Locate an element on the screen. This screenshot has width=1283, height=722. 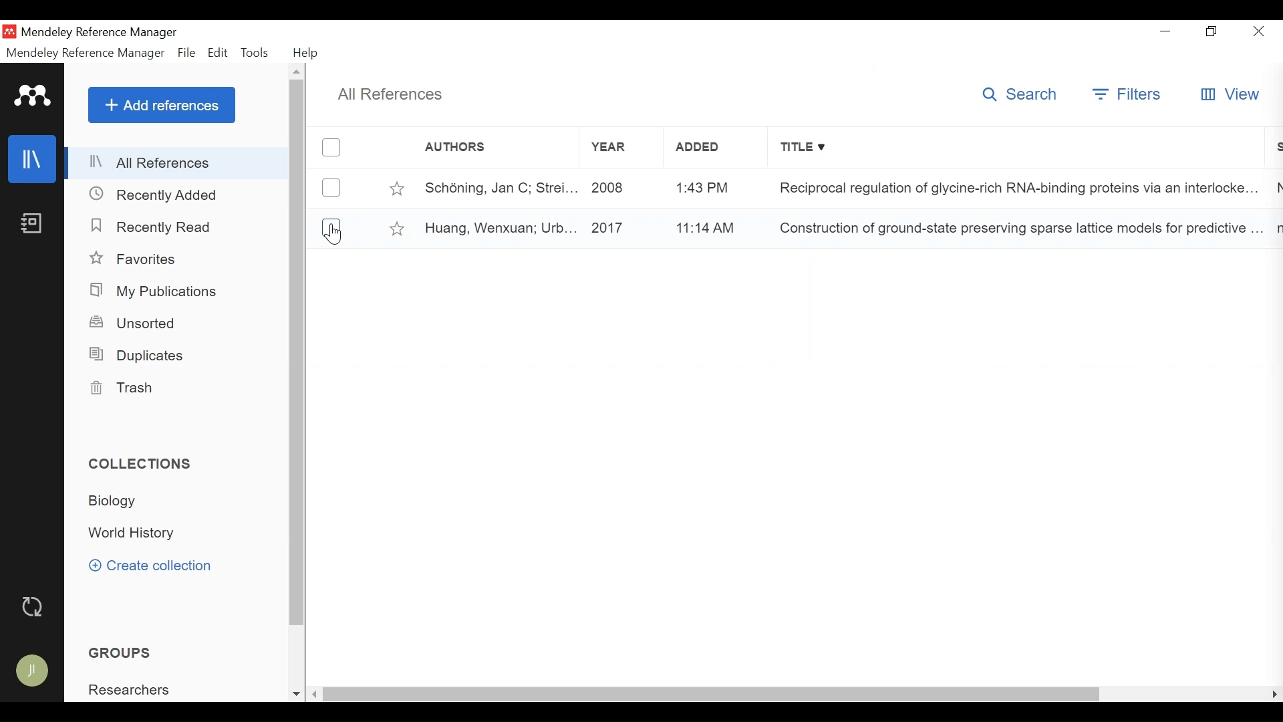
(un)select is located at coordinates (331, 188).